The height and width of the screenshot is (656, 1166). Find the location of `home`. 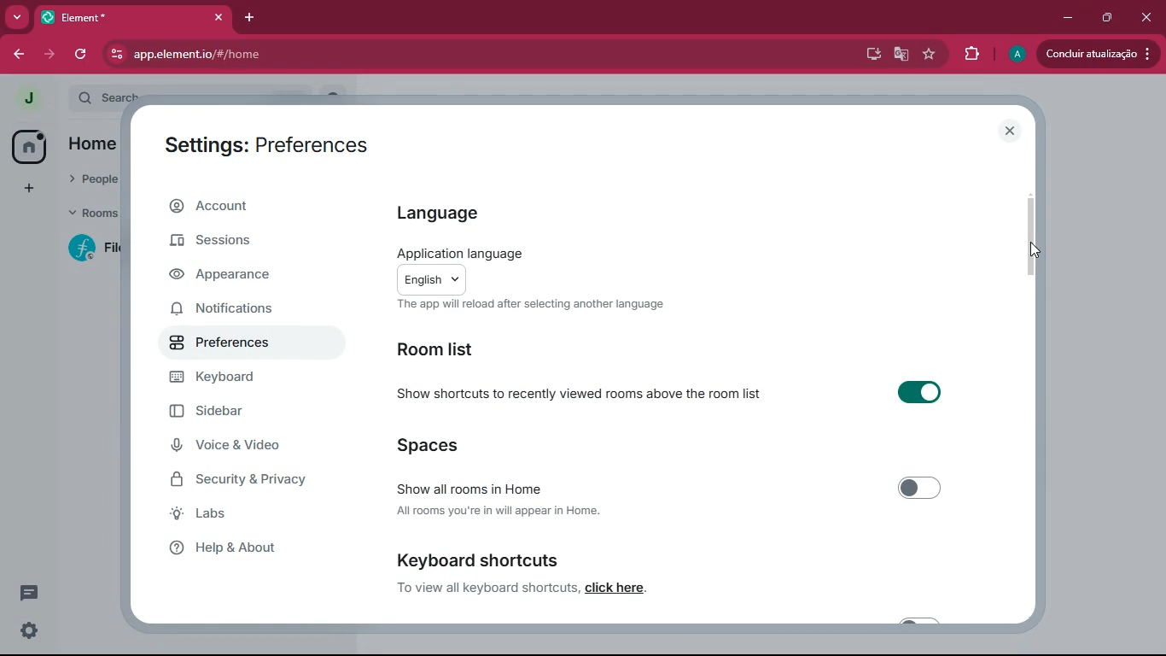

home is located at coordinates (27, 147).